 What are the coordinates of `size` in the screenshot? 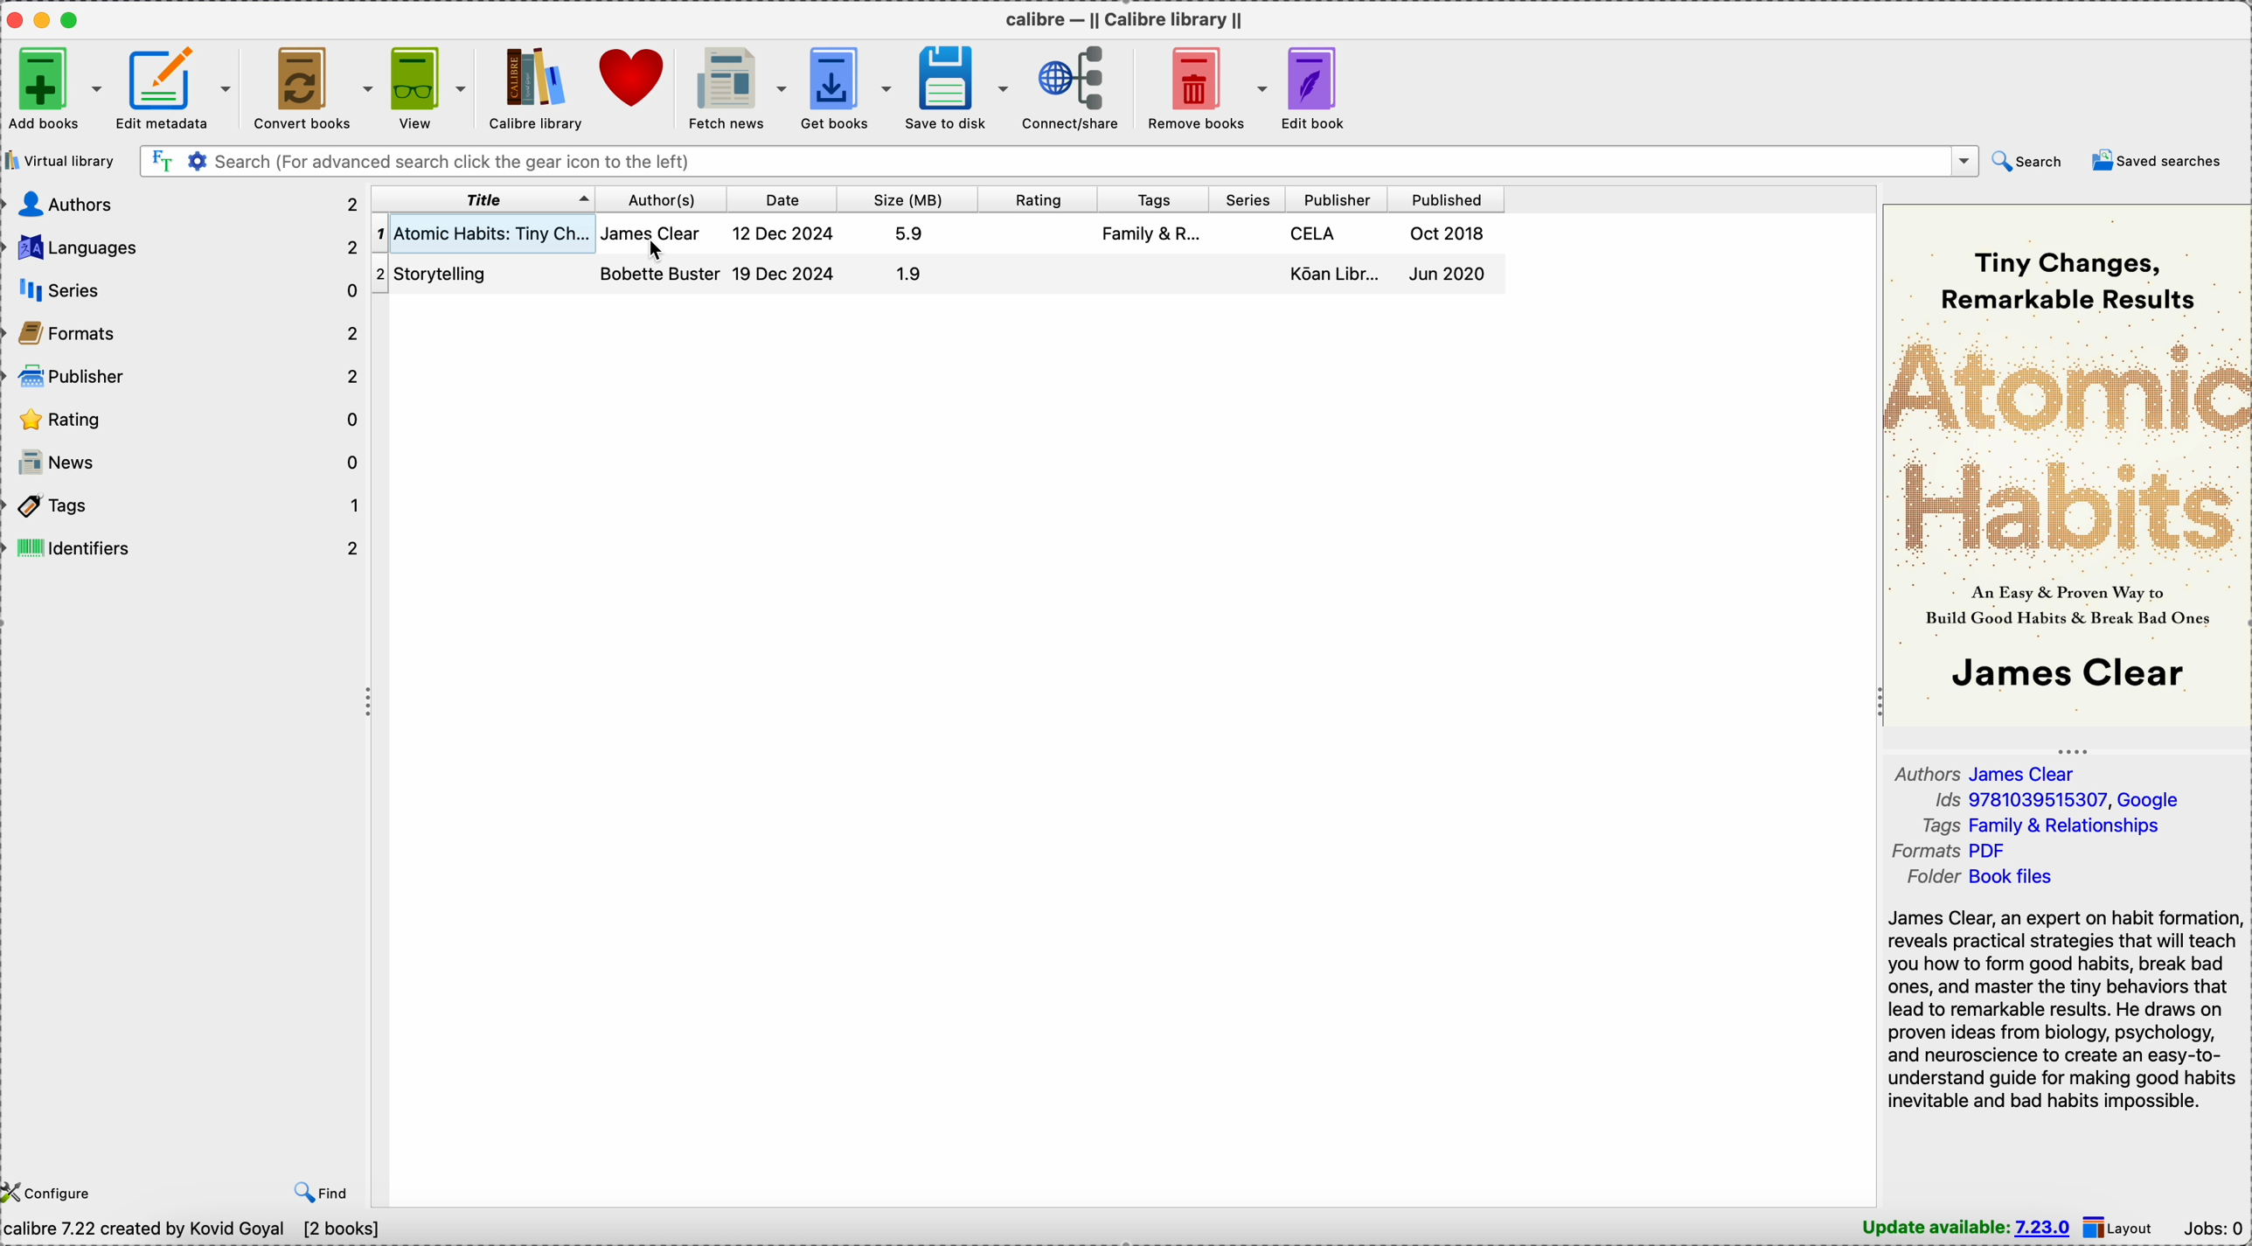 It's located at (903, 199).